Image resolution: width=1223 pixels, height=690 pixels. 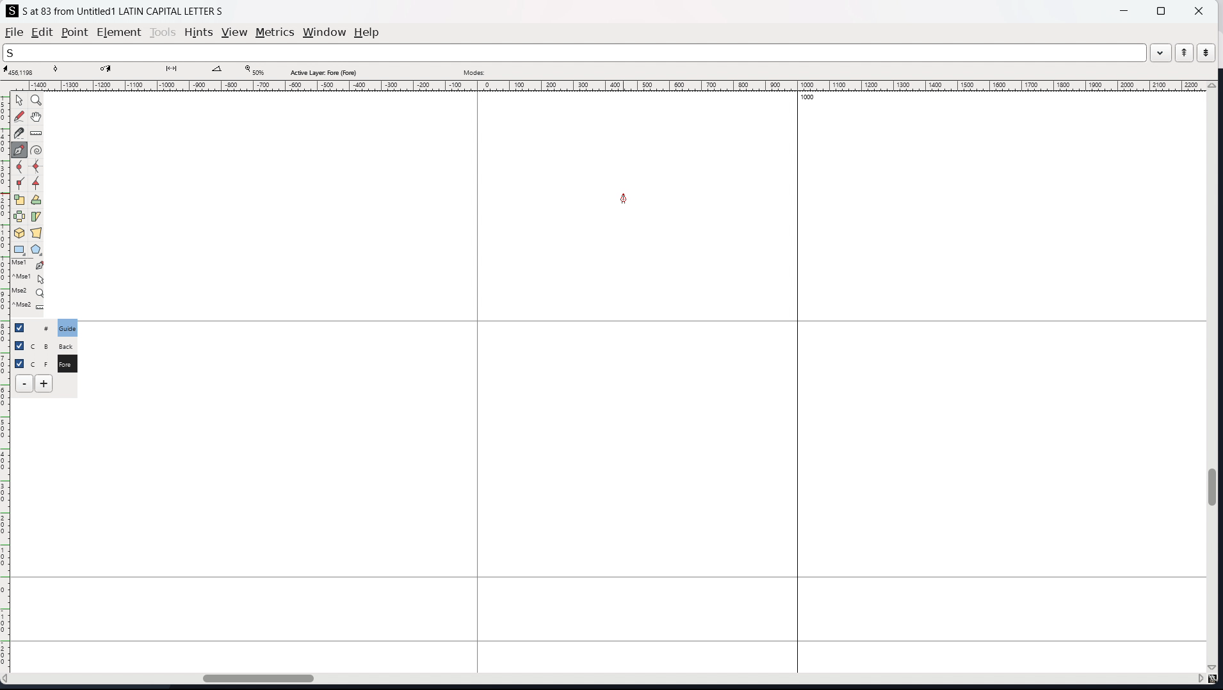 I want to click on cursor coordinate, so click(x=21, y=71).